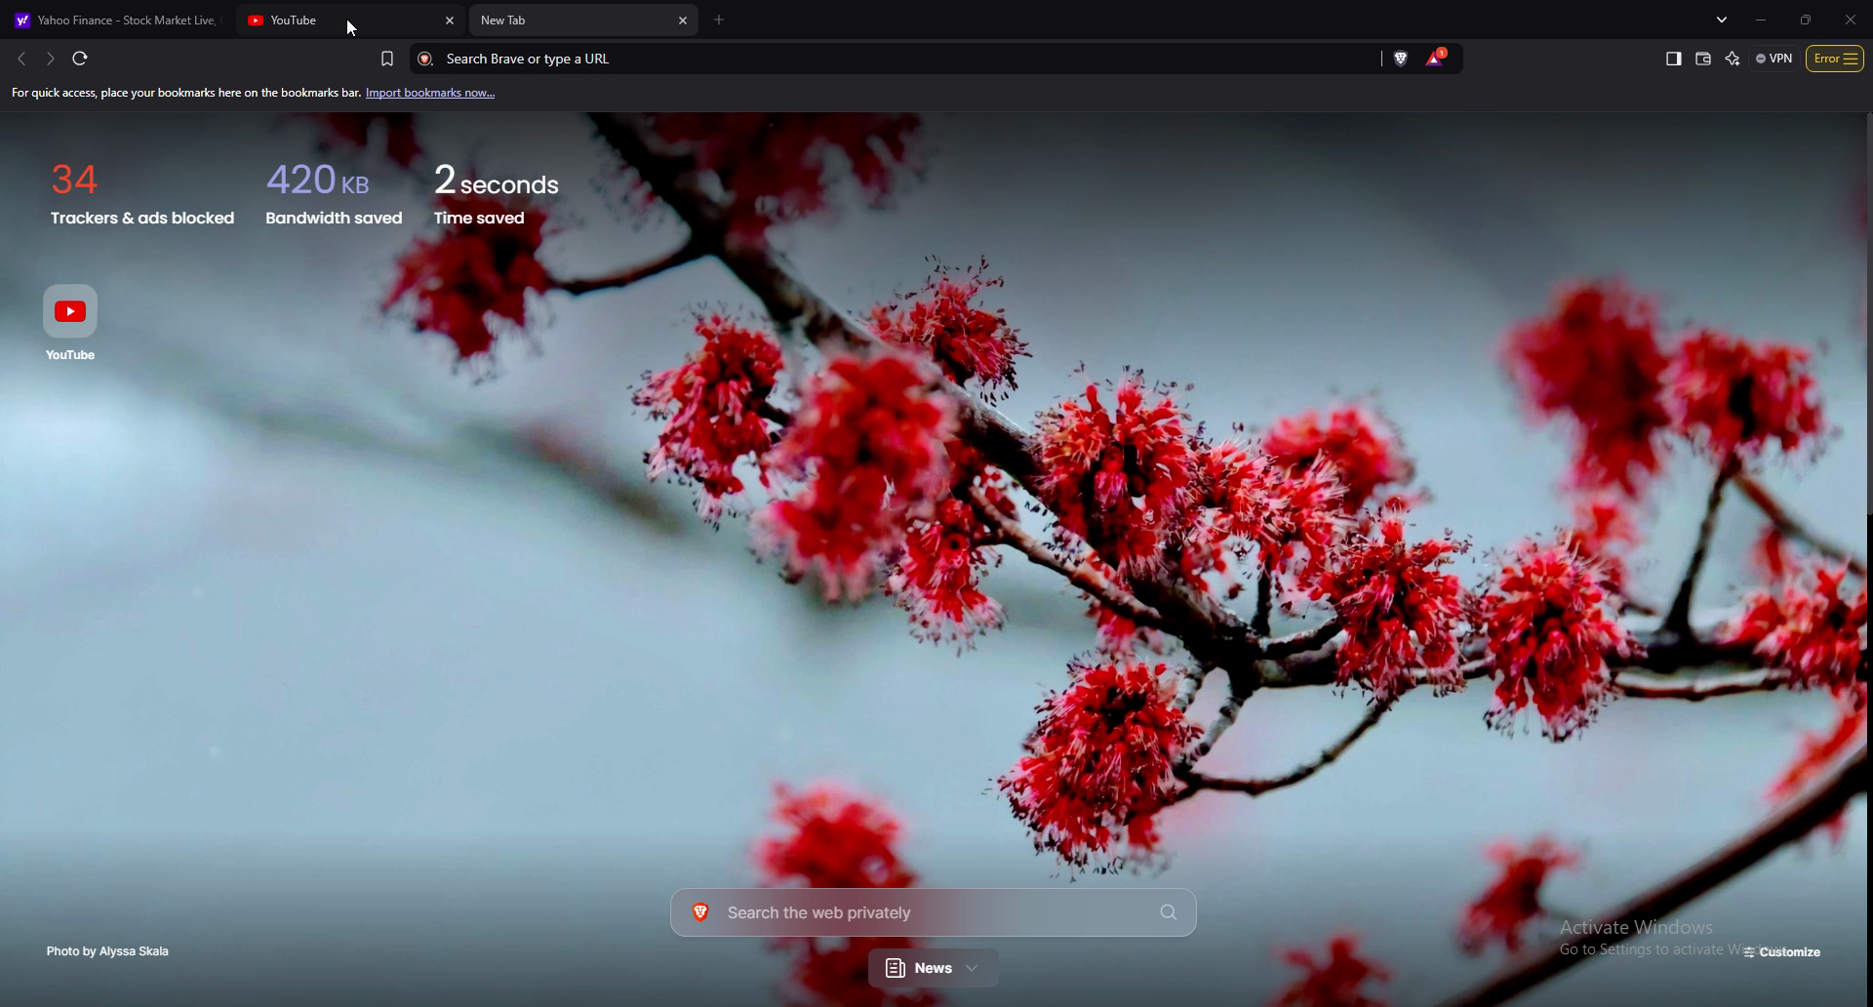  What do you see at coordinates (524, 187) in the screenshot?
I see `2 seconds Time saved` at bounding box center [524, 187].